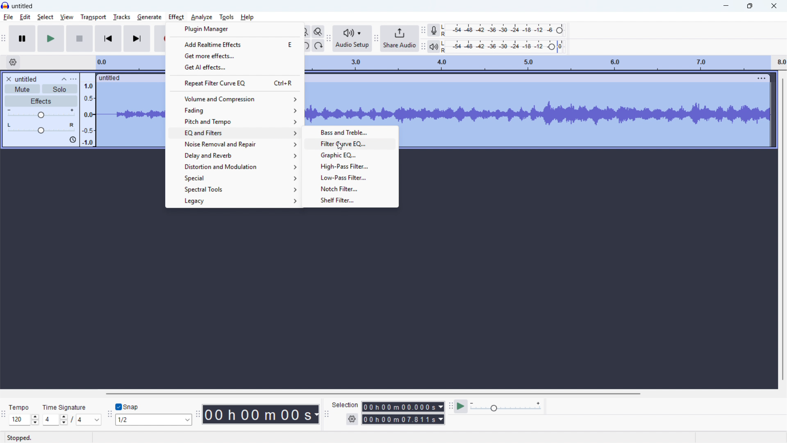 This screenshot has height=443, width=787. I want to click on stop, so click(80, 39).